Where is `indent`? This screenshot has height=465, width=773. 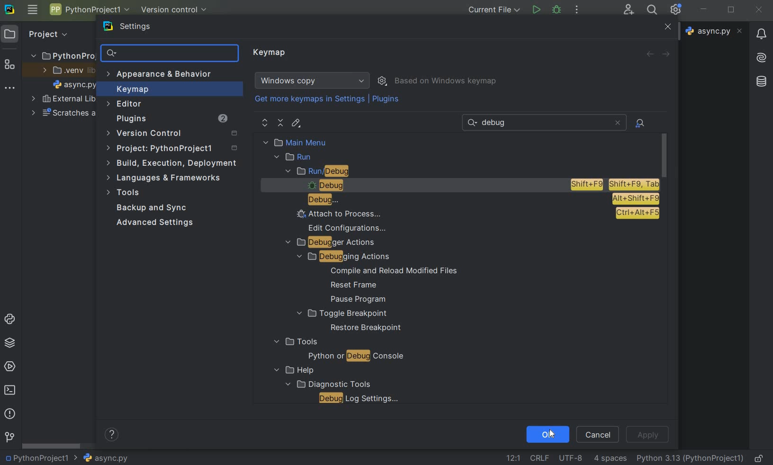
indent is located at coordinates (610, 458).